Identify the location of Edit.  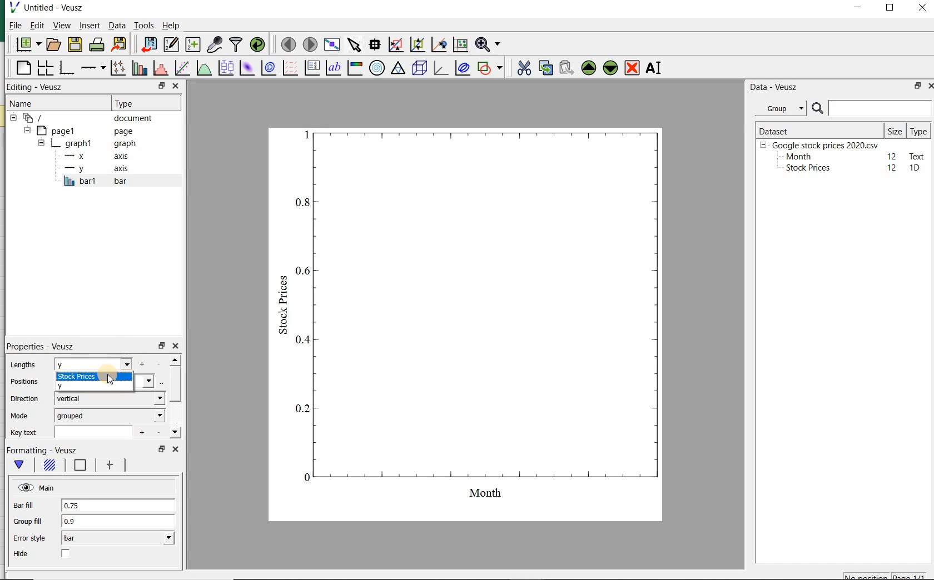
(36, 25).